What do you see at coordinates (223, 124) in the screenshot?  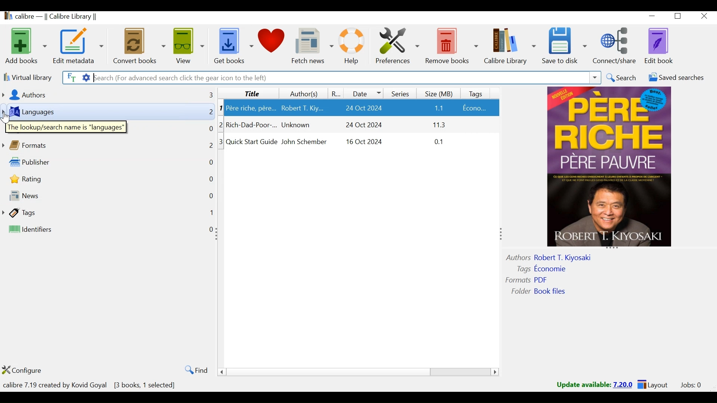 I see `2` at bounding box center [223, 124].